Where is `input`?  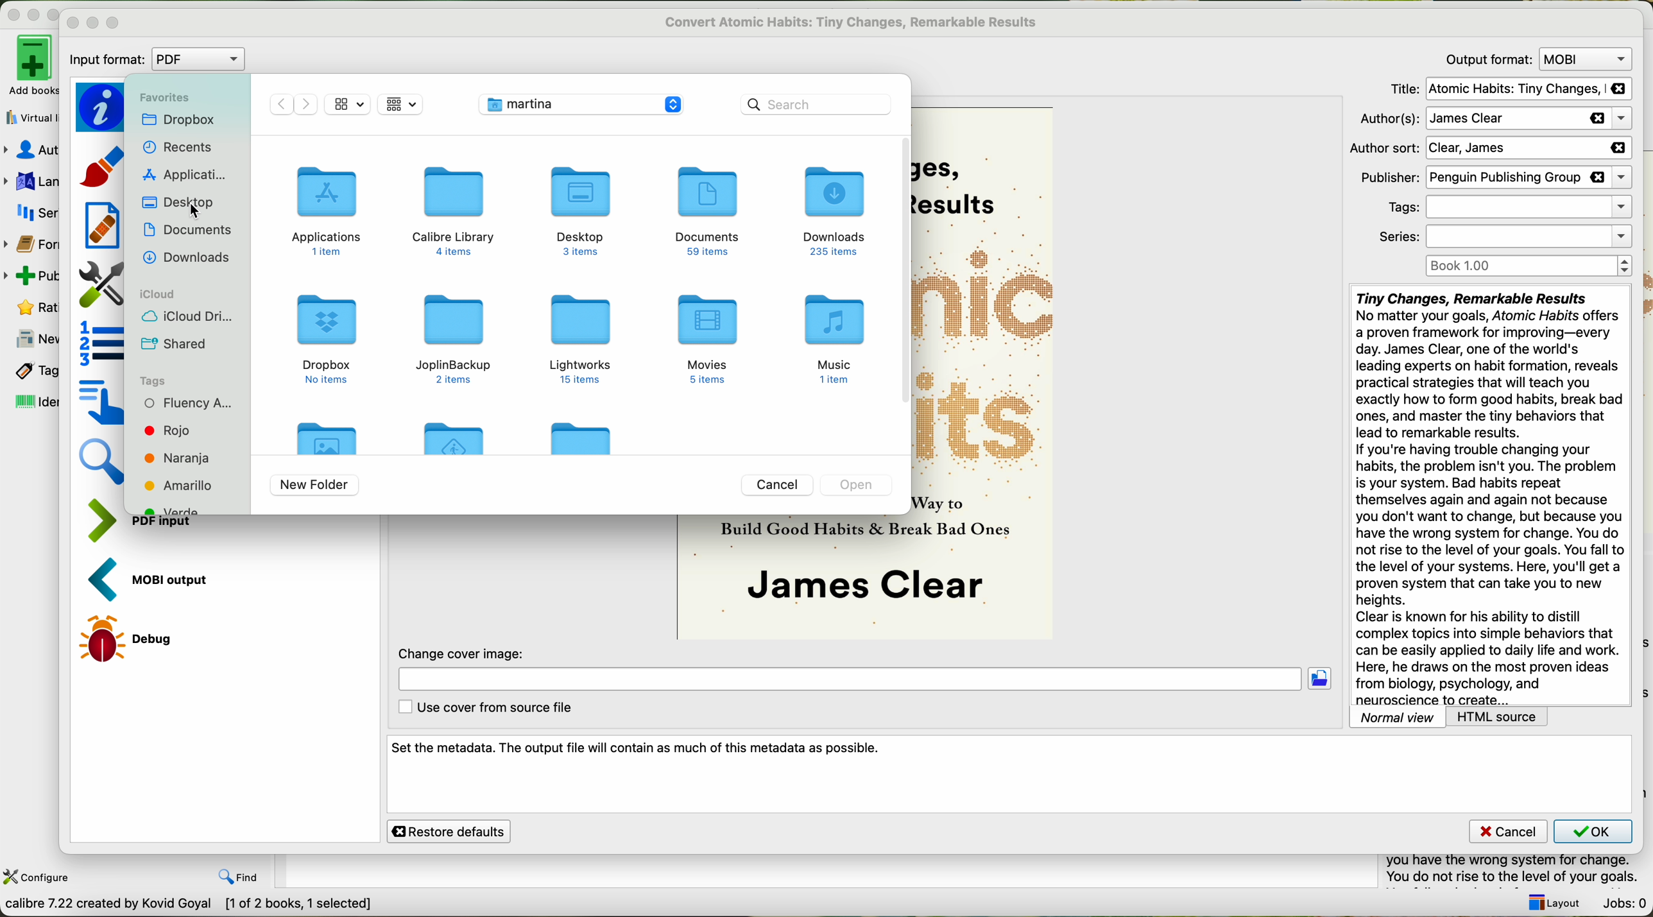
input is located at coordinates (173, 526).